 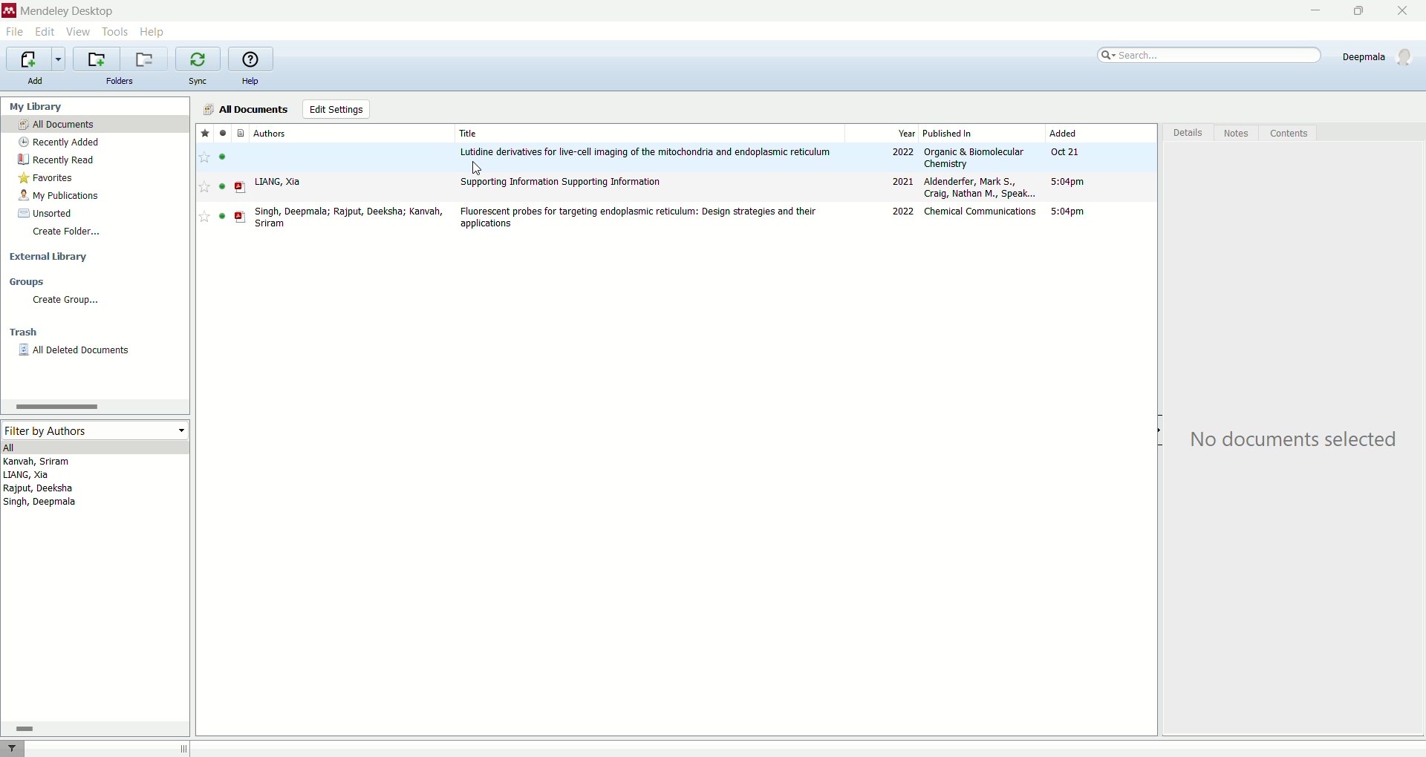 What do you see at coordinates (1183, 135) in the screenshot?
I see `details` at bounding box center [1183, 135].